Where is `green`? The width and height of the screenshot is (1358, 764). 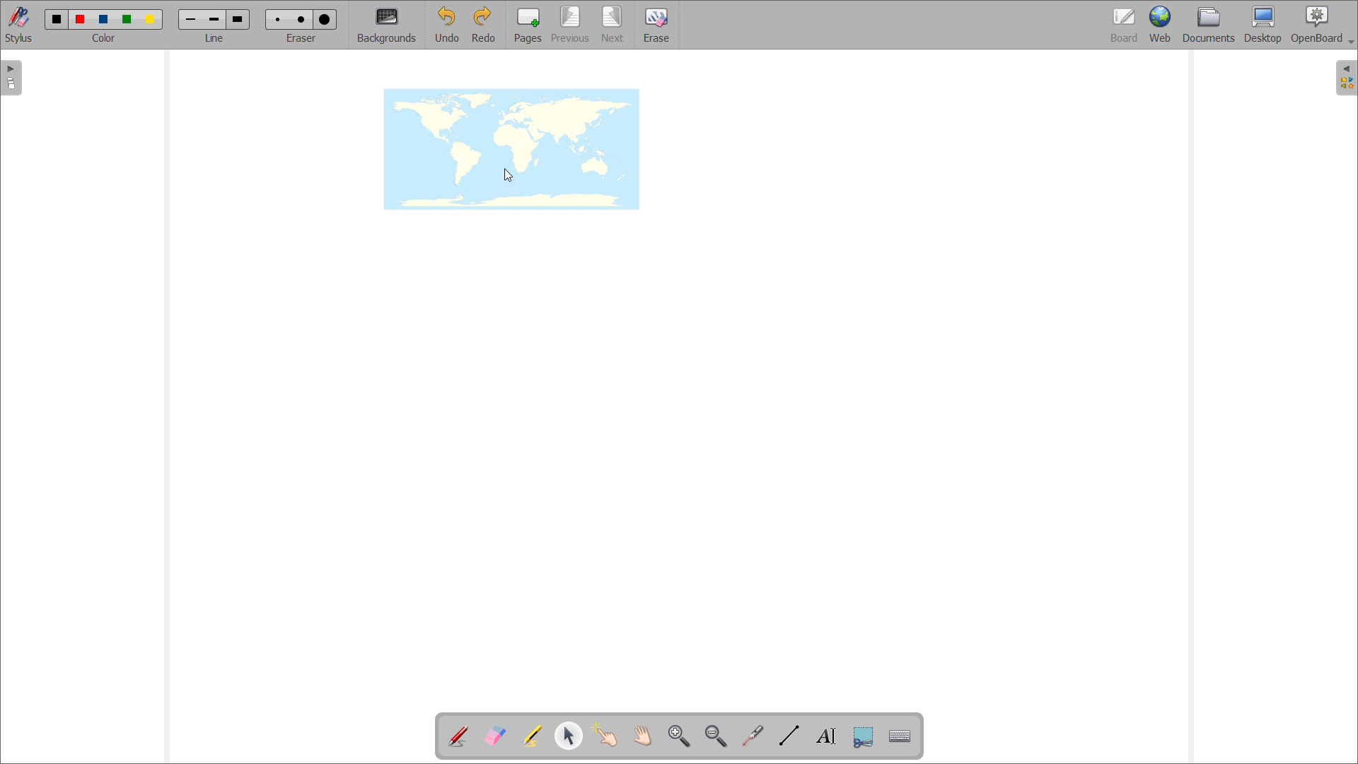
green is located at coordinates (127, 21).